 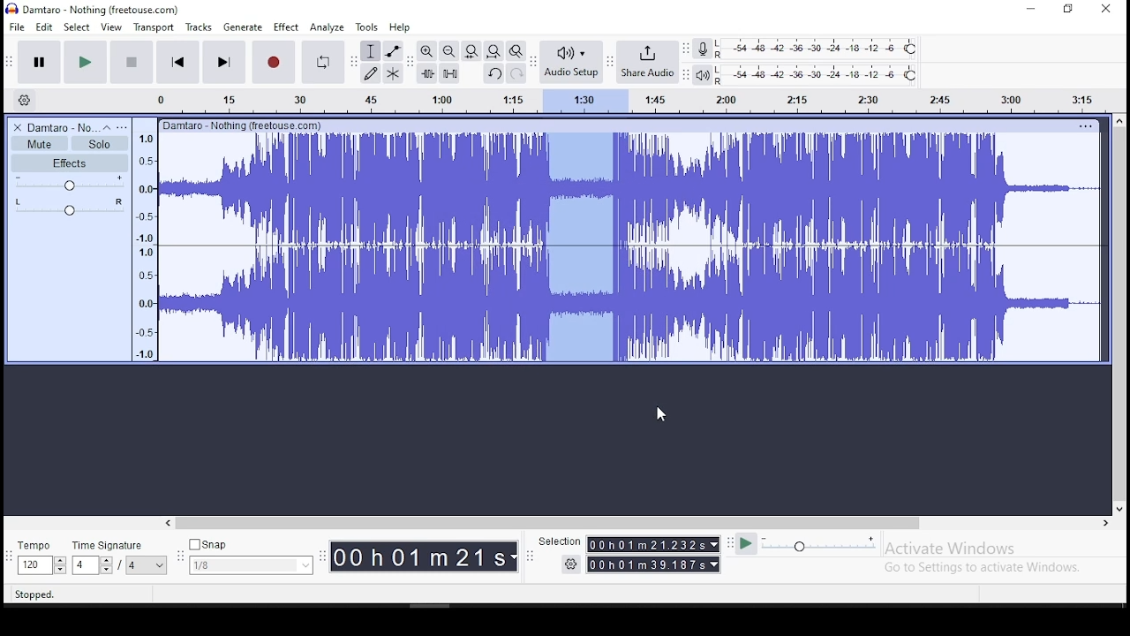 I want to click on 4, so click(x=83, y=565).